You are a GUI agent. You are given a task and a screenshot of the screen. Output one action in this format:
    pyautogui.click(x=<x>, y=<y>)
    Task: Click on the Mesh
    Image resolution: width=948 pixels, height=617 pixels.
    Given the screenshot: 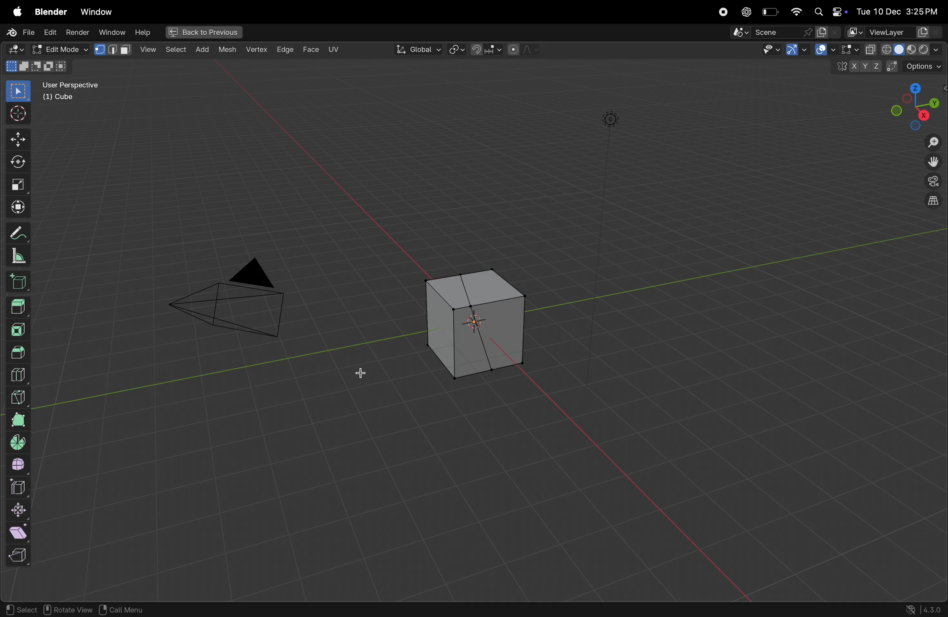 What is the action you would take?
    pyautogui.click(x=229, y=51)
    